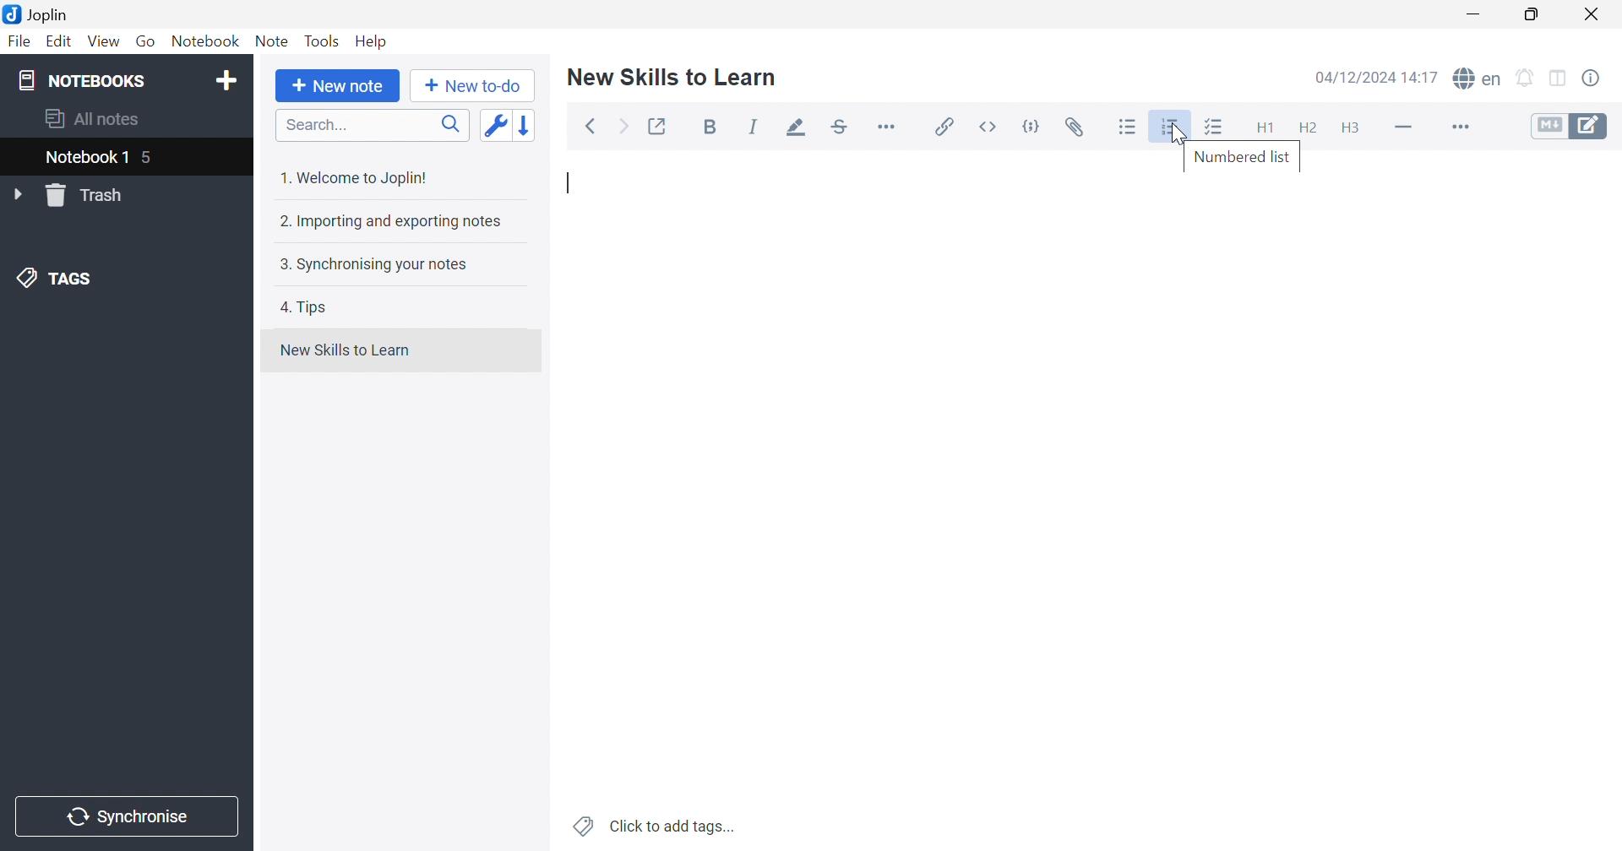 Image resolution: width=1622 pixels, height=851 pixels. I want to click on Inline code, so click(991, 127).